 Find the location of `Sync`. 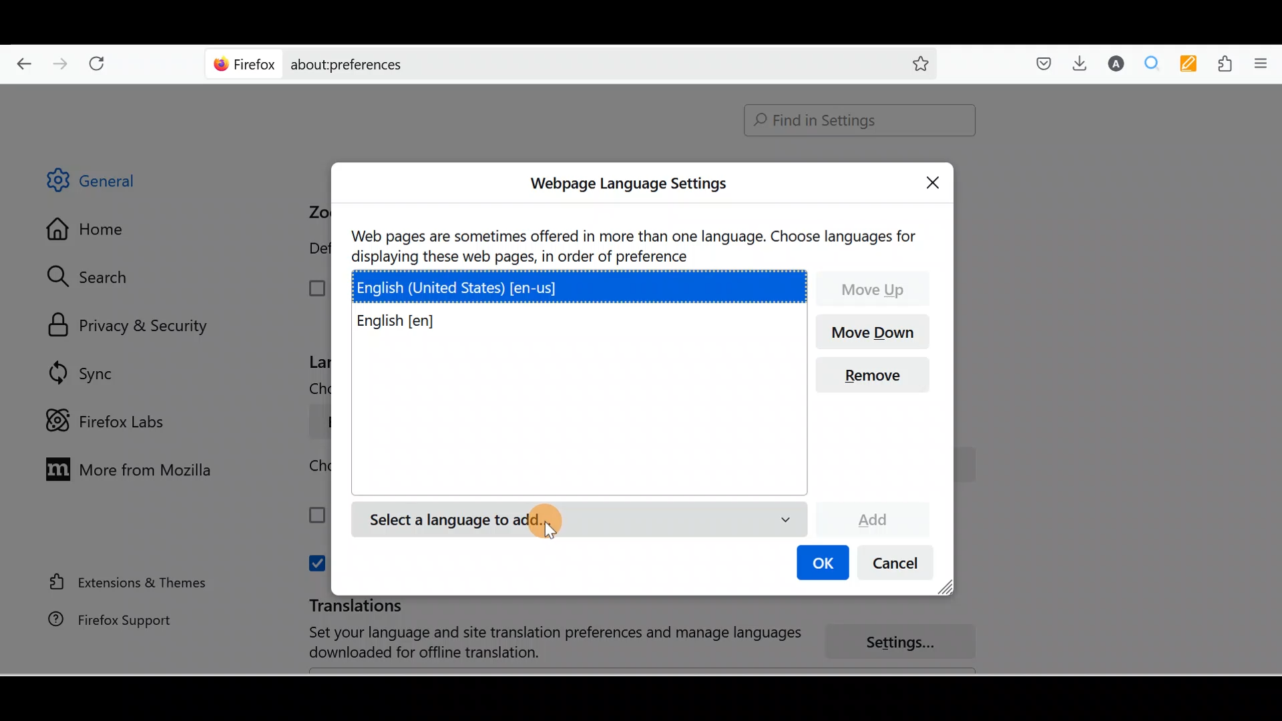

Sync is located at coordinates (83, 373).